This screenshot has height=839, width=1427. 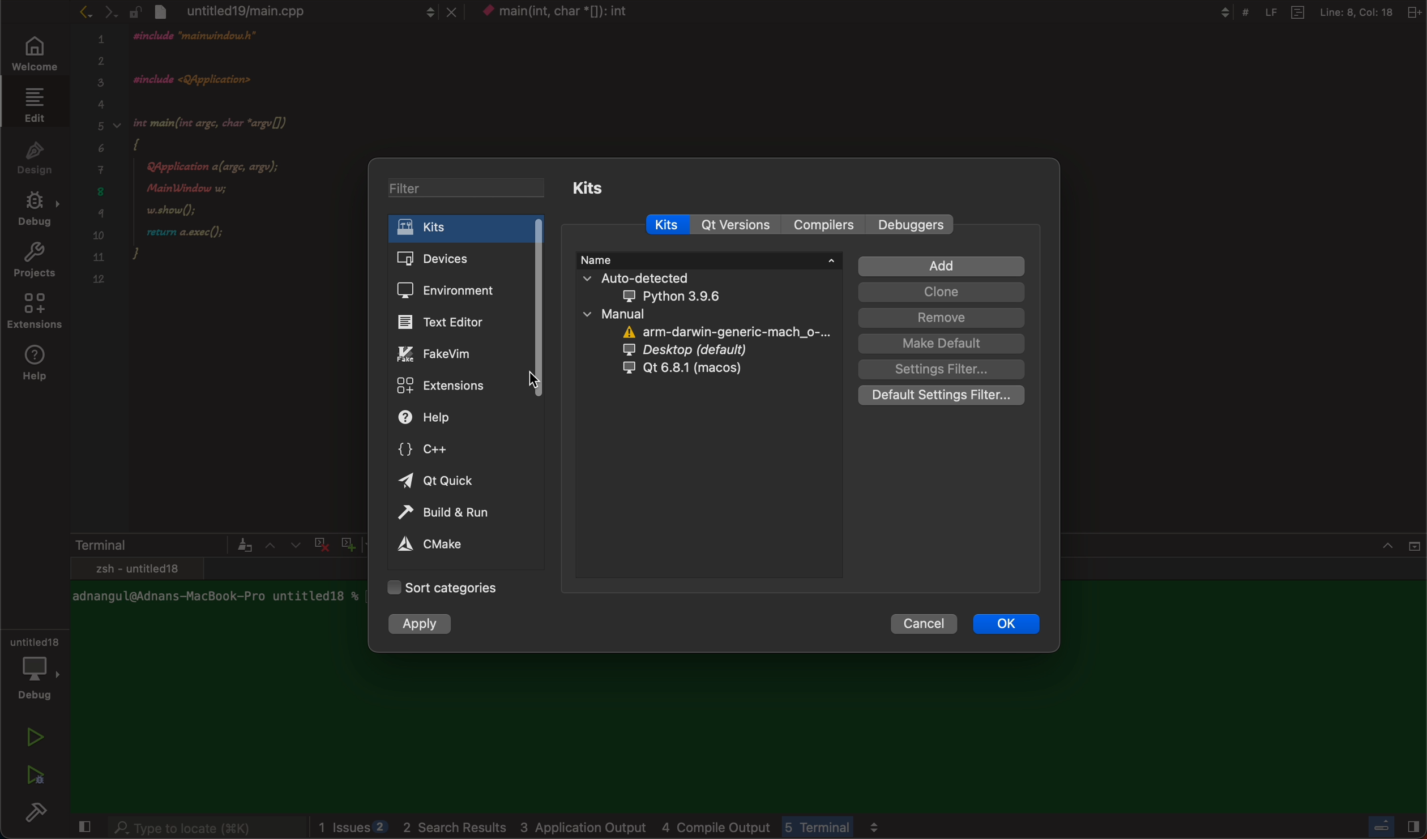 I want to click on build and run, so click(x=456, y=513).